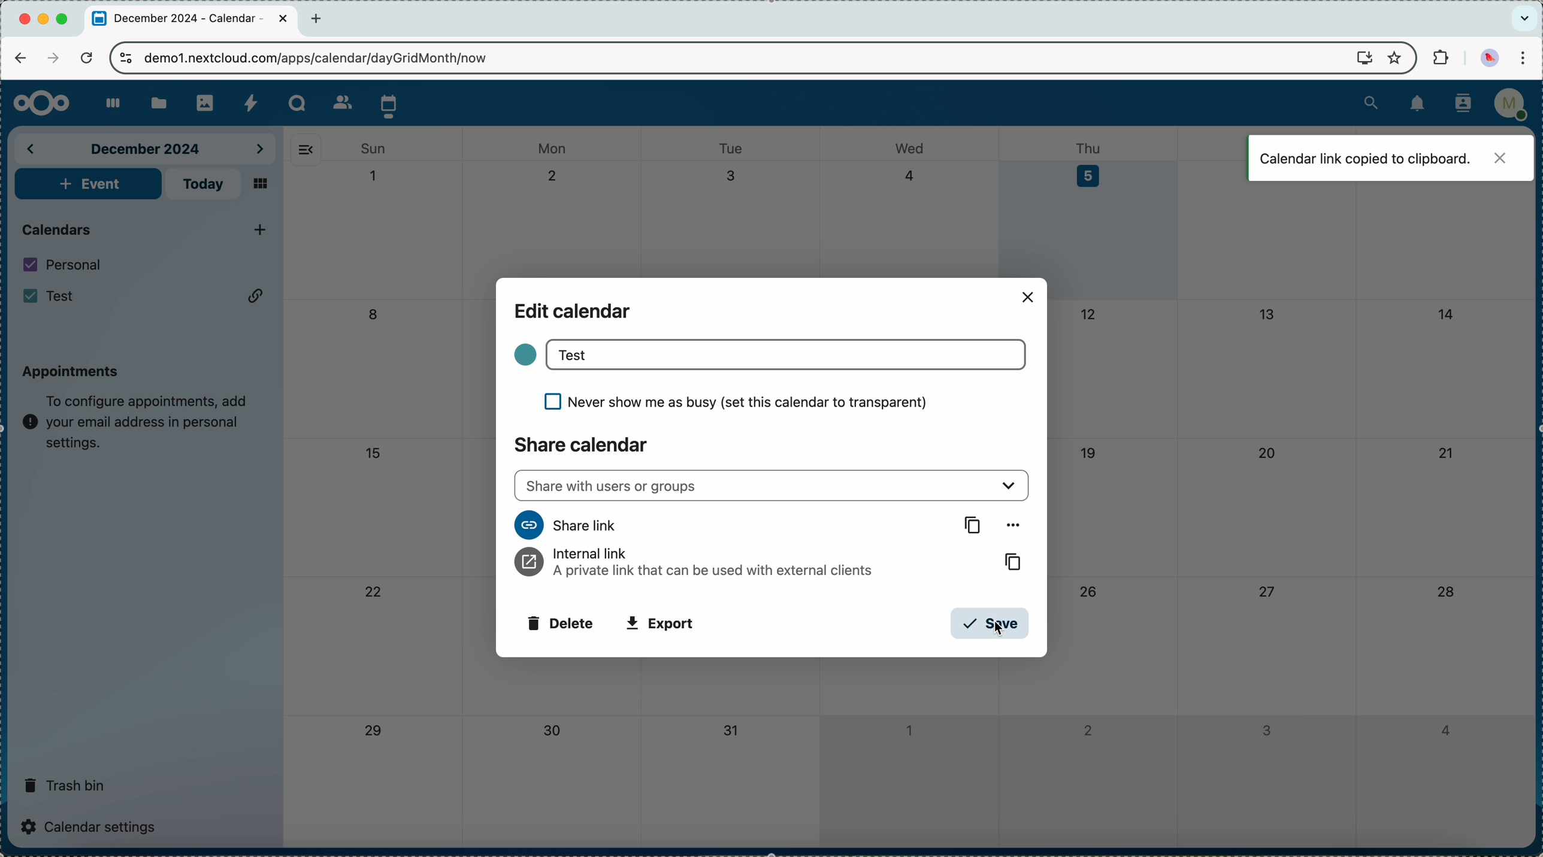  What do you see at coordinates (86, 57) in the screenshot?
I see `refresh the page` at bounding box center [86, 57].